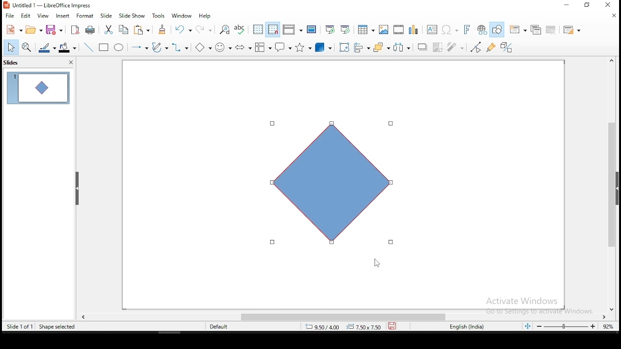 Image resolution: width=621 pixels, height=349 pixels. Describe the element at coordinates (491, 48) in the screenshot. I see `show gluepoint functions` at that location.